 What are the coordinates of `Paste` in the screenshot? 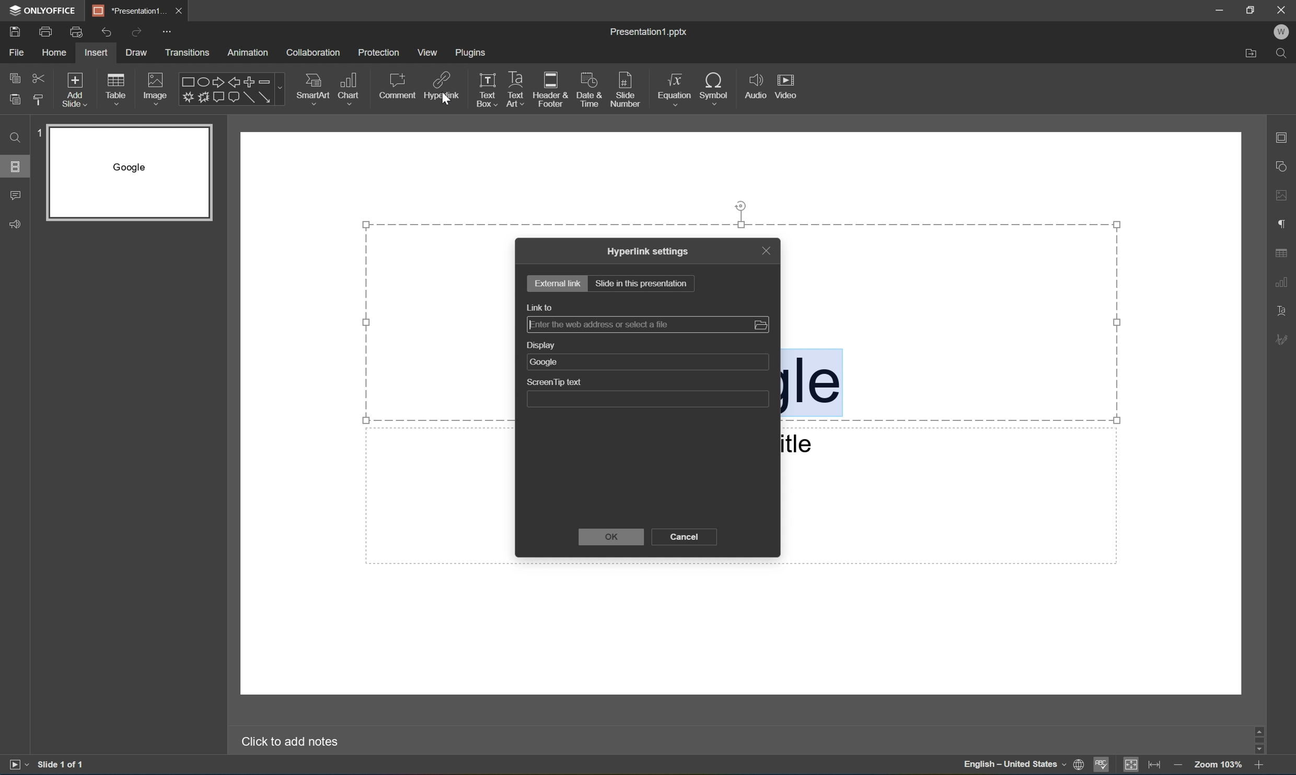 It's located at (15, 100).